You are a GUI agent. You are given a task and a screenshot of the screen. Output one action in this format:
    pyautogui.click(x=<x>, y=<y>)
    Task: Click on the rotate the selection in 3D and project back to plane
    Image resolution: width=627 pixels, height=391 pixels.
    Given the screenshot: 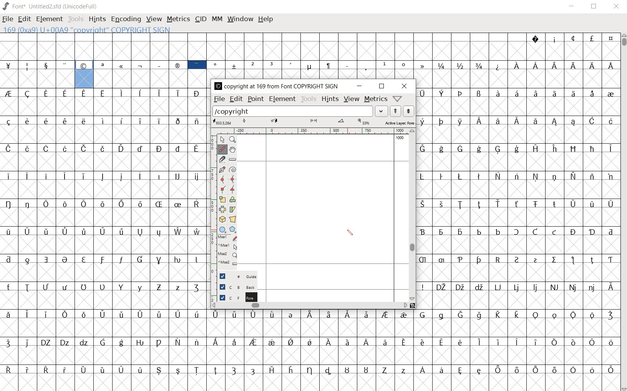 What is the action you would take?
    pyautogui.click(x=222, y=219)
    